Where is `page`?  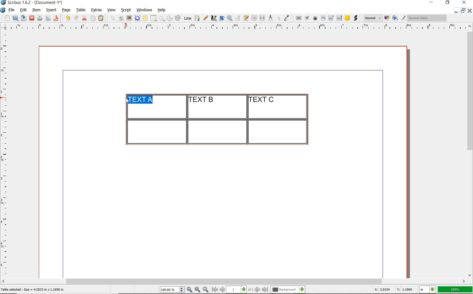 page is located at coordinates (66, 10).